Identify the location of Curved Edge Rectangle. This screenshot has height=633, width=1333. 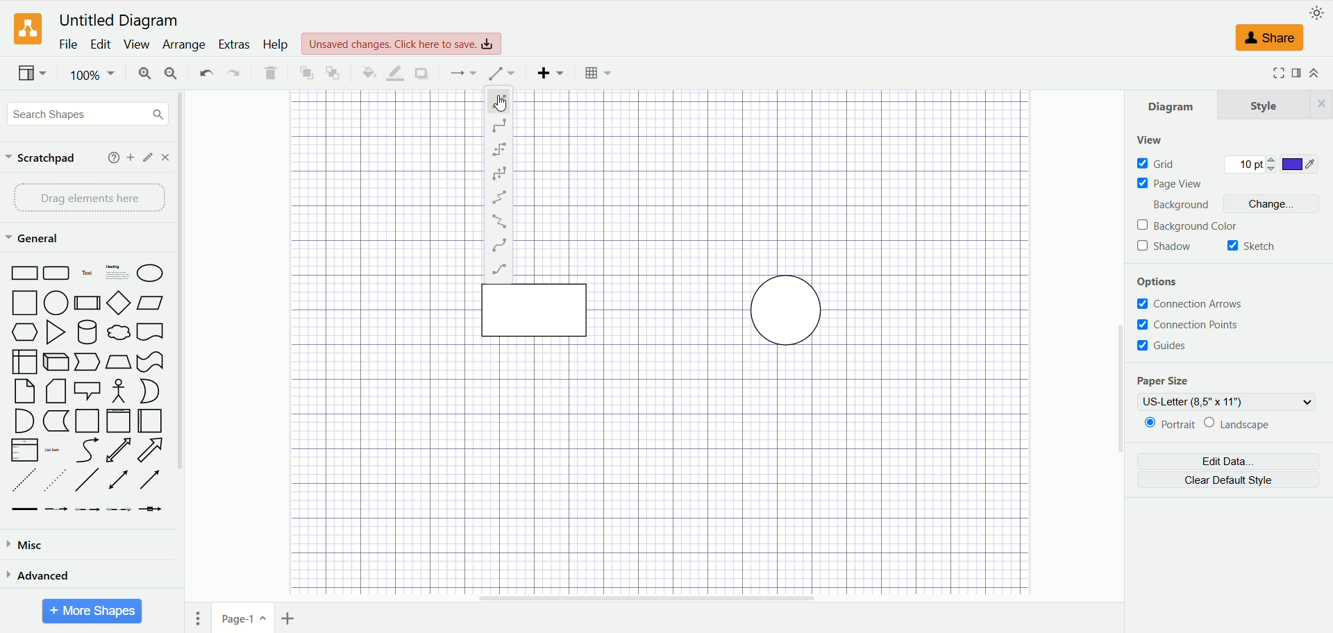
(58, 273).